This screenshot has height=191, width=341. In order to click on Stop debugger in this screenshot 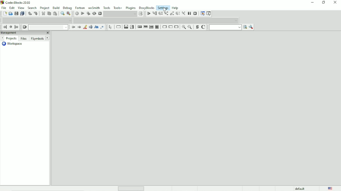, I will do `click(195, 13)`.